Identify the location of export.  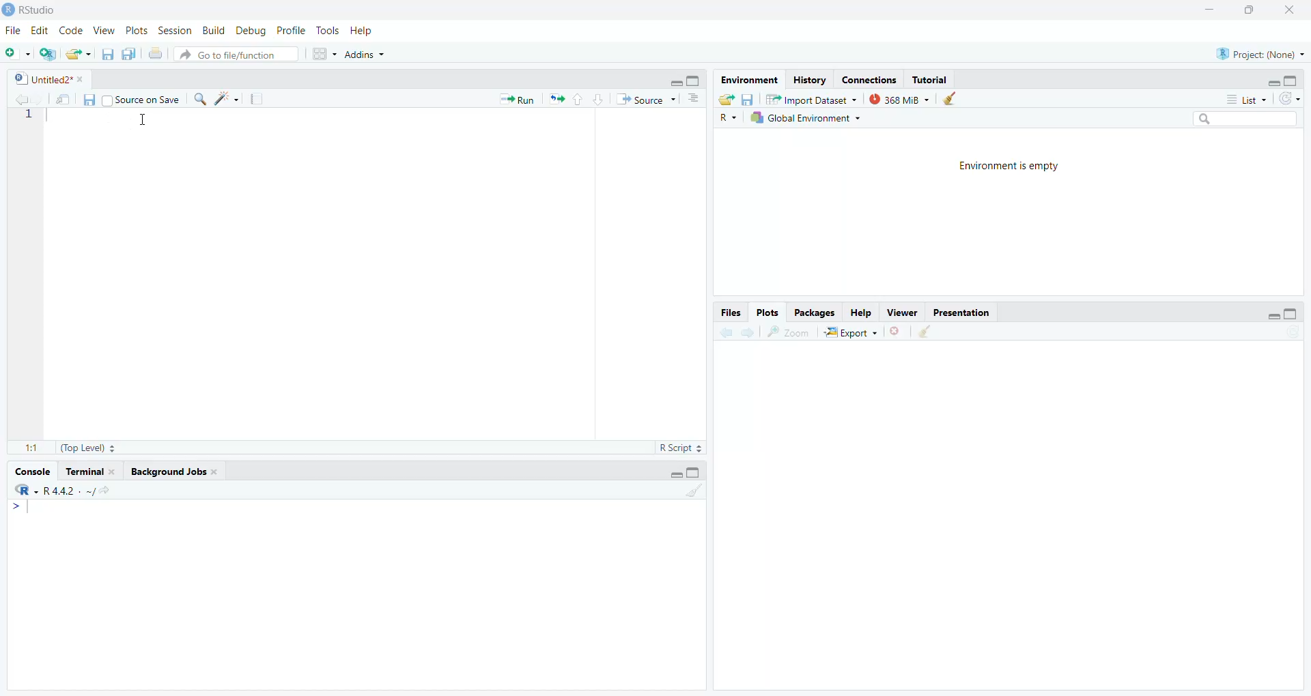
(560, 101).